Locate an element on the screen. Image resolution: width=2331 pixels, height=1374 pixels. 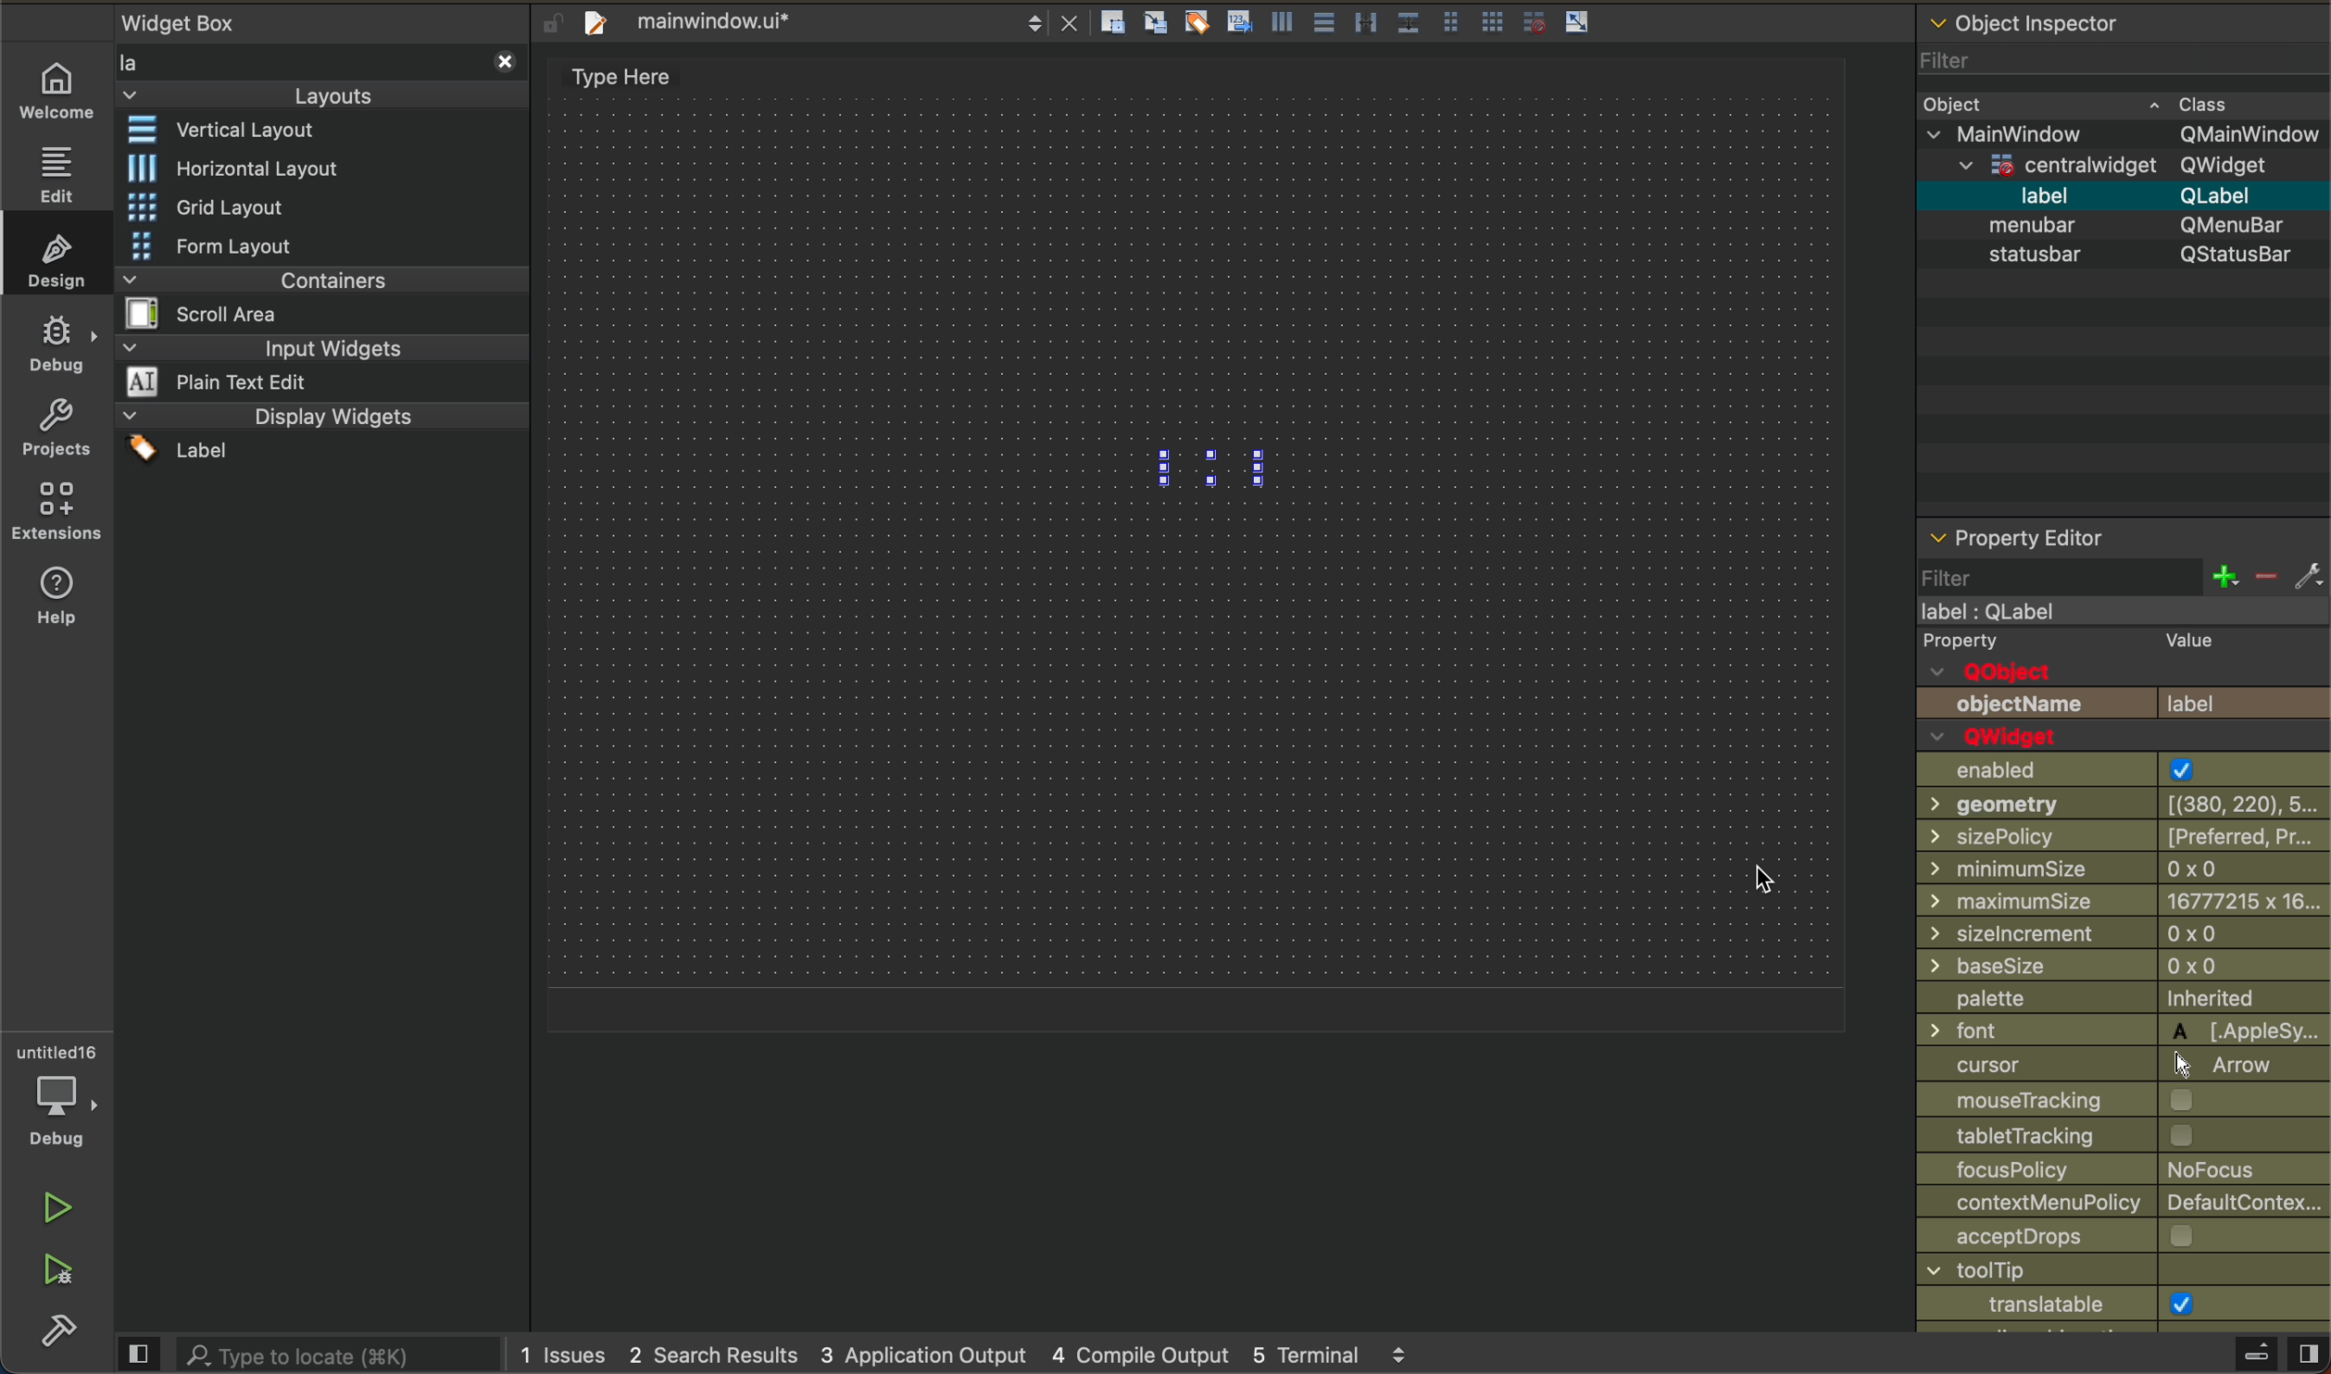
widget box is located at coordinates (246, 18).